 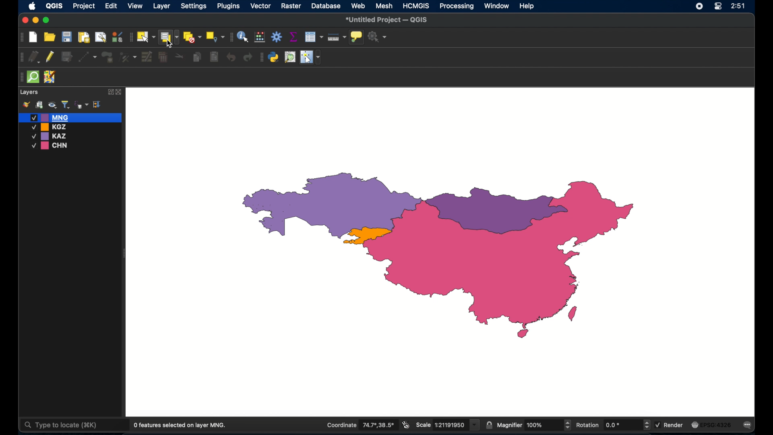 What do you see at coordinates (416, 6) in the screenshot?
I see `HCMGIS` at bounding box center [416, 6].